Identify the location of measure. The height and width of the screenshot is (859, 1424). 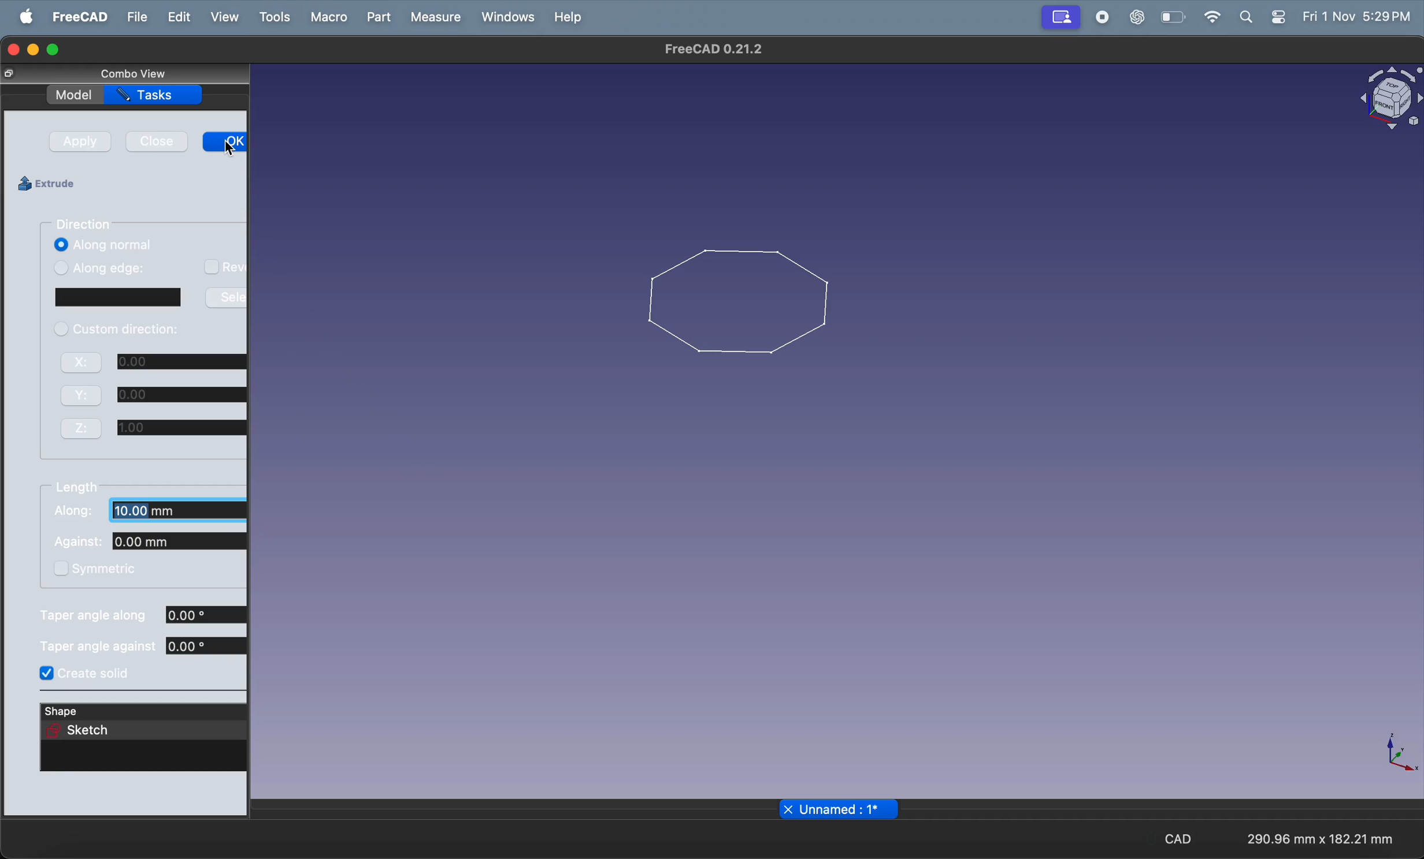
(436, 17).